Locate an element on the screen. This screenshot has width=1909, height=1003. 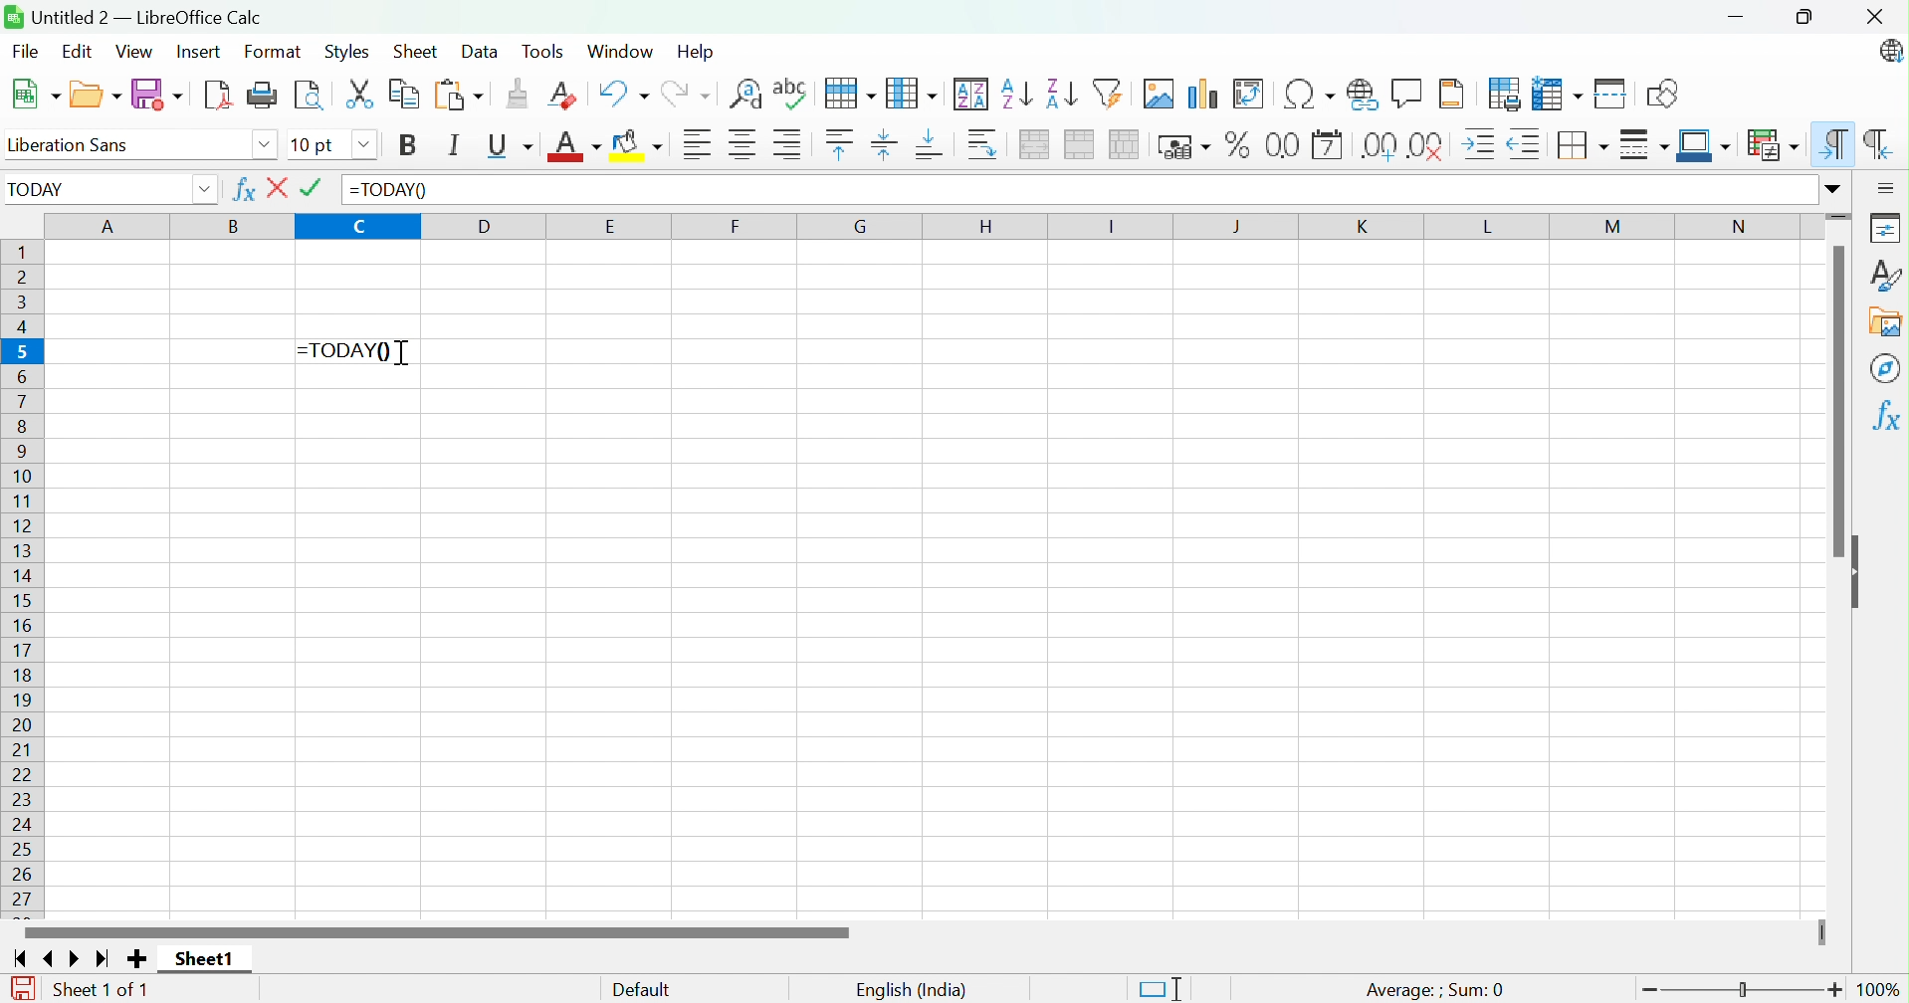
Align vertical is located at coordinates (883, 146).